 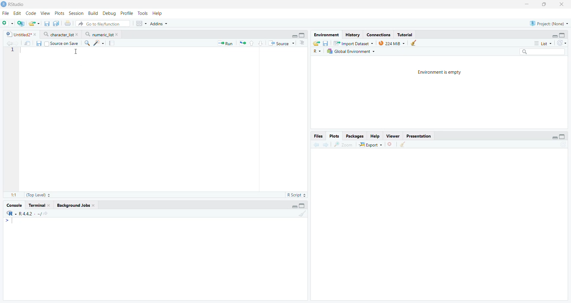 I want to click on Search, so click(x=542, y=51).